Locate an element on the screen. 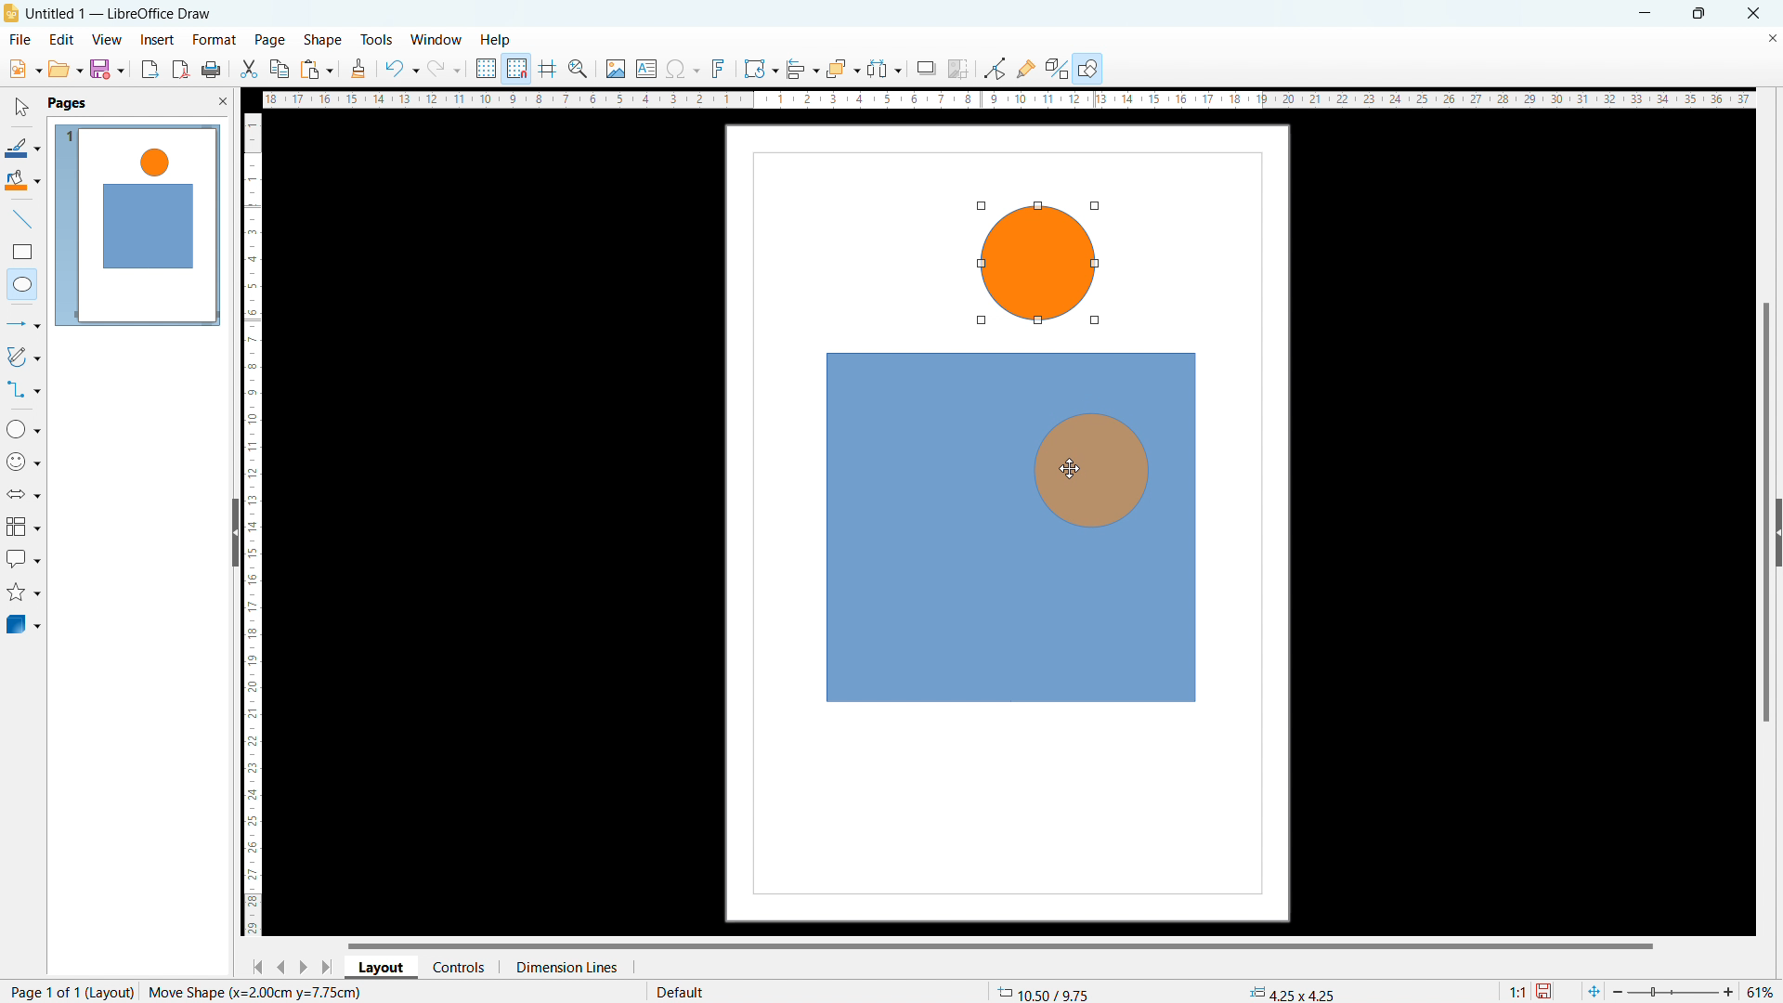  object 2 drawing complete is located at coordinates (1035, 266).